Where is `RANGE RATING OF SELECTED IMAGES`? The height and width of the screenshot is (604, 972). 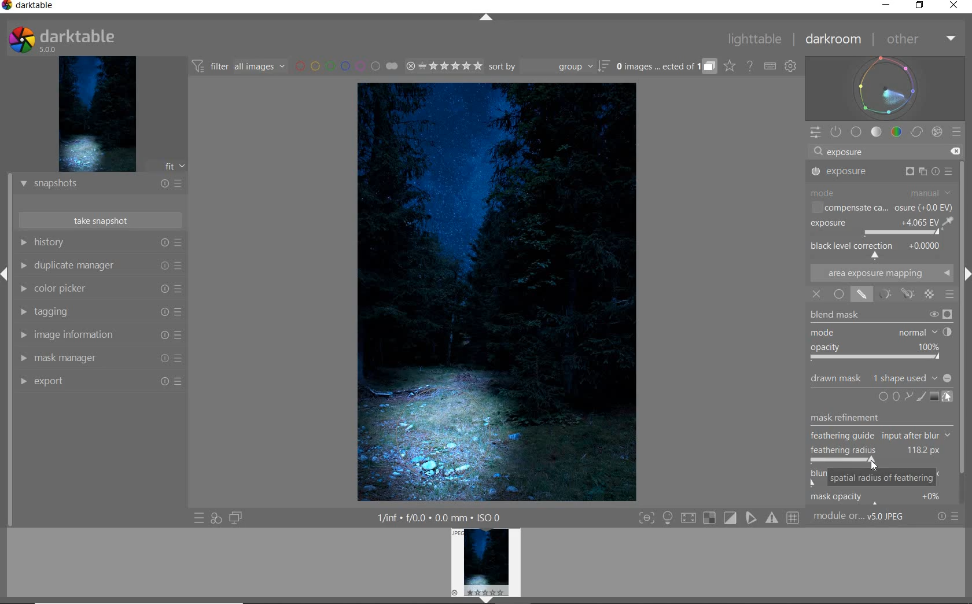 RANGE RATING OF SELECTED IMAGES is located at coordinates (444, 66).